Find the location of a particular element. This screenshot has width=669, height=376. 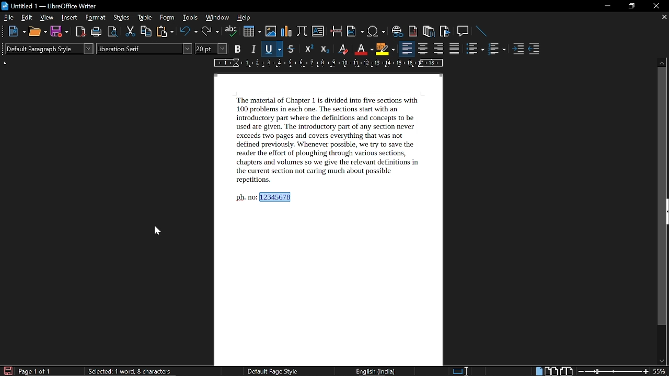

align right is located at coordinates (438, 50).